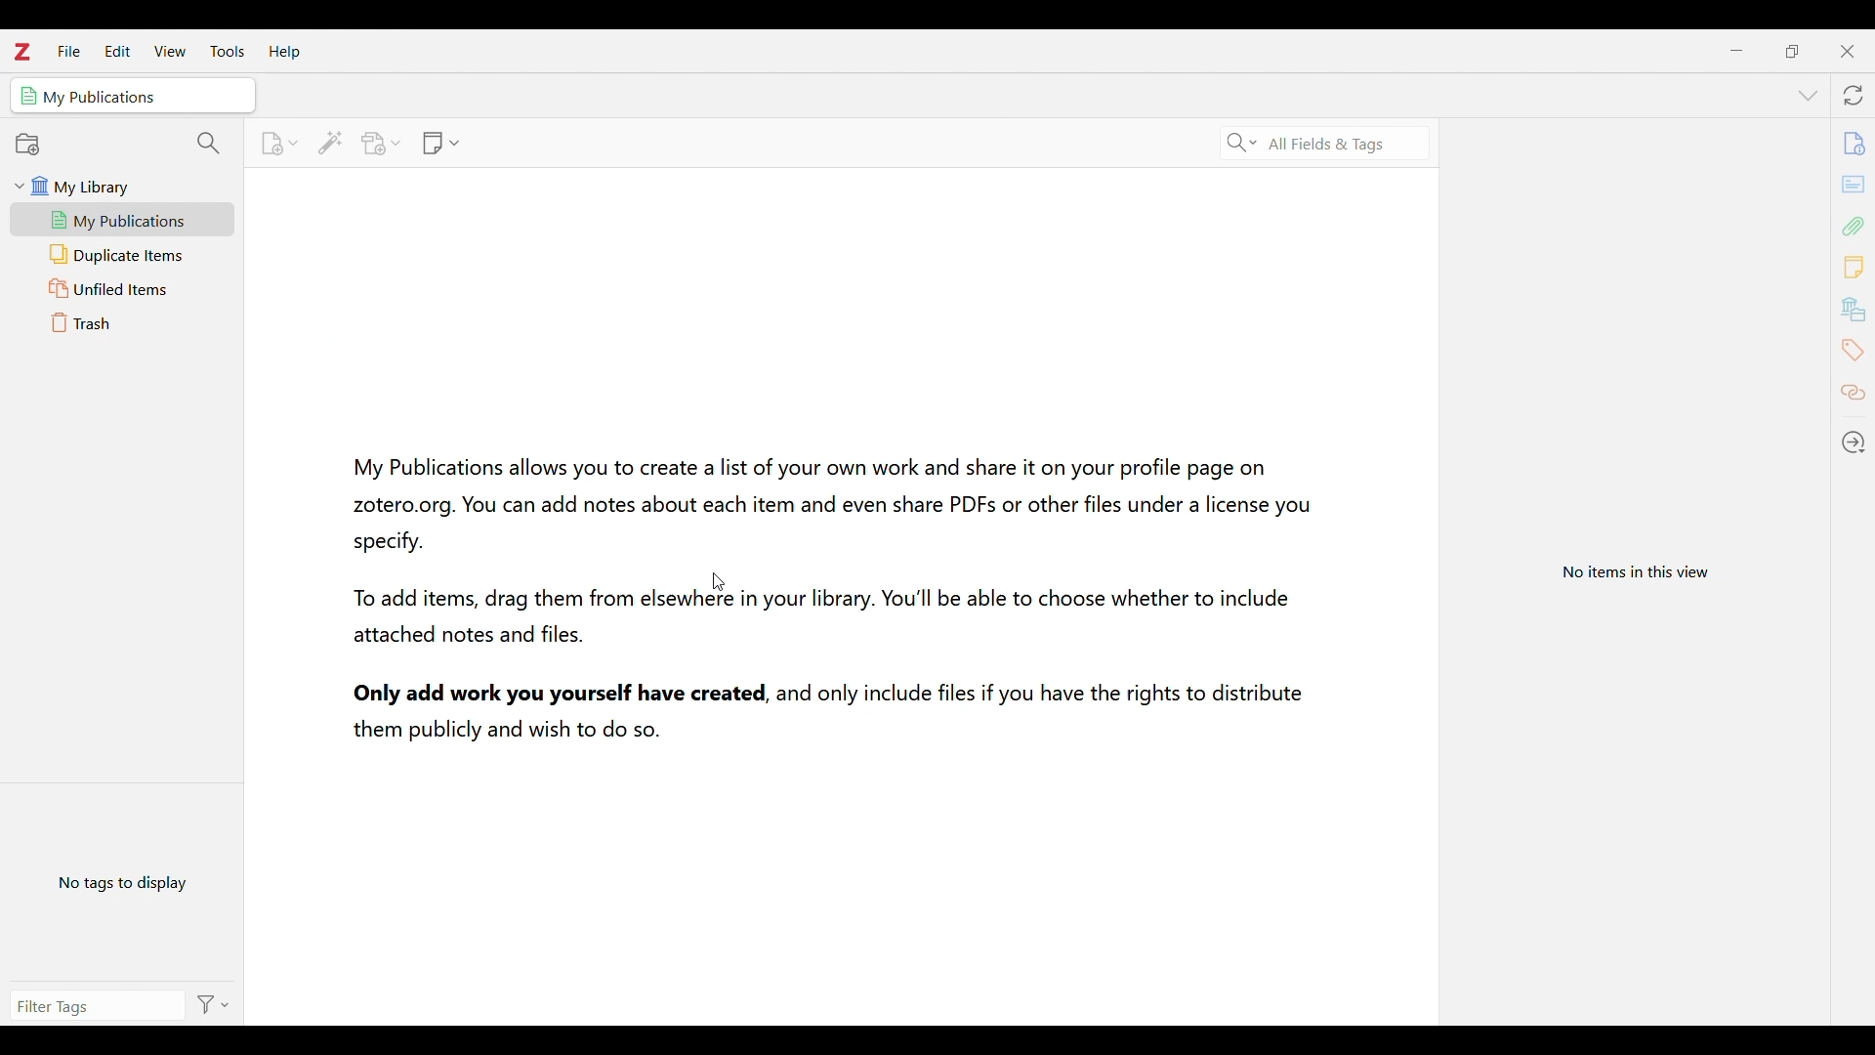  Describe the element at coordinates (1854, 184) in the screenshot. I see `Abstract` at that location.